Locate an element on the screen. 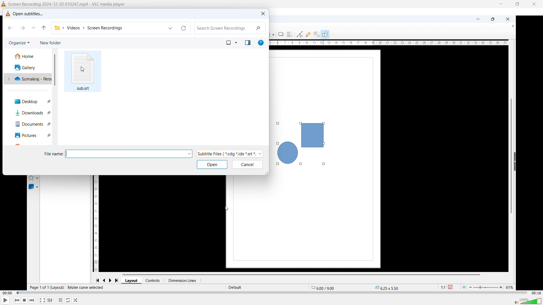 This screenshot has width=543, height=305. Time elapsed  is located at coordinates (8, 293).